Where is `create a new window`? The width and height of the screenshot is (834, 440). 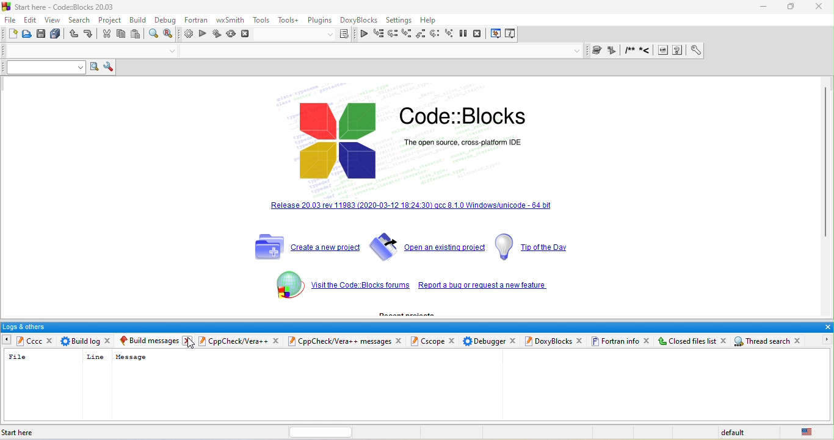 create a new window is located at coordinates (302, 244).